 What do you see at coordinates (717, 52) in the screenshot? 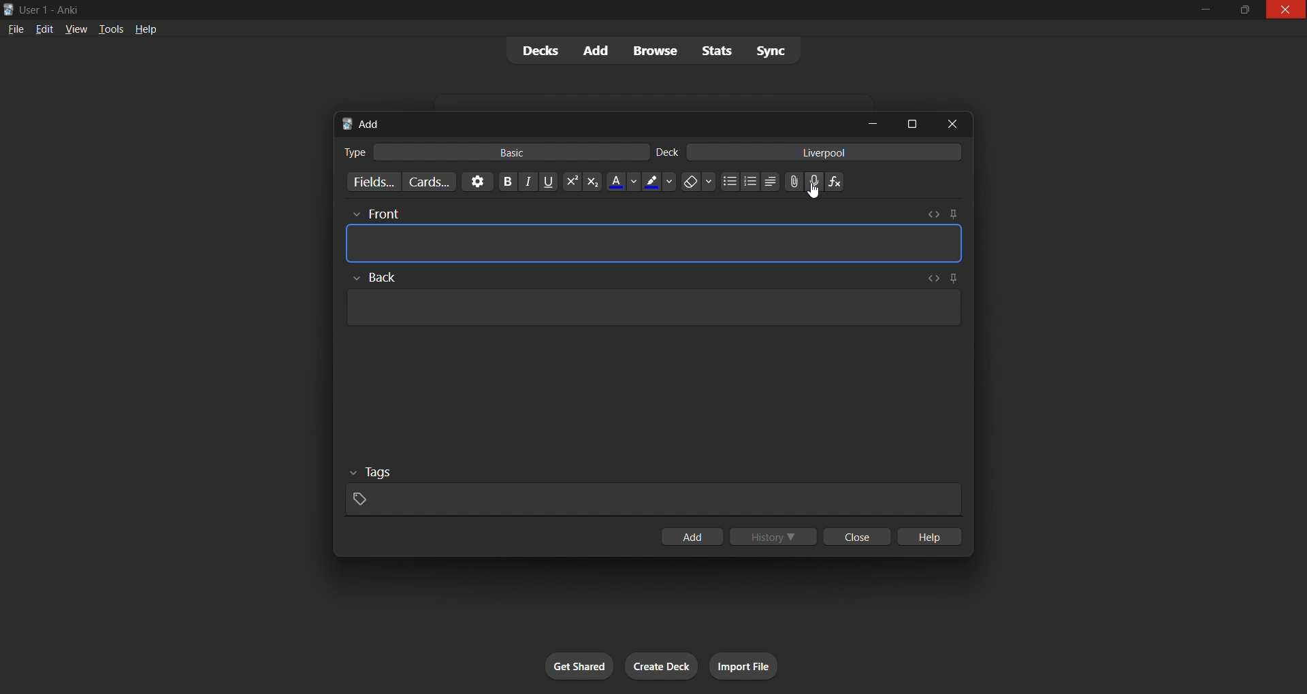
I see `stats` at bounding box center [717, 52].